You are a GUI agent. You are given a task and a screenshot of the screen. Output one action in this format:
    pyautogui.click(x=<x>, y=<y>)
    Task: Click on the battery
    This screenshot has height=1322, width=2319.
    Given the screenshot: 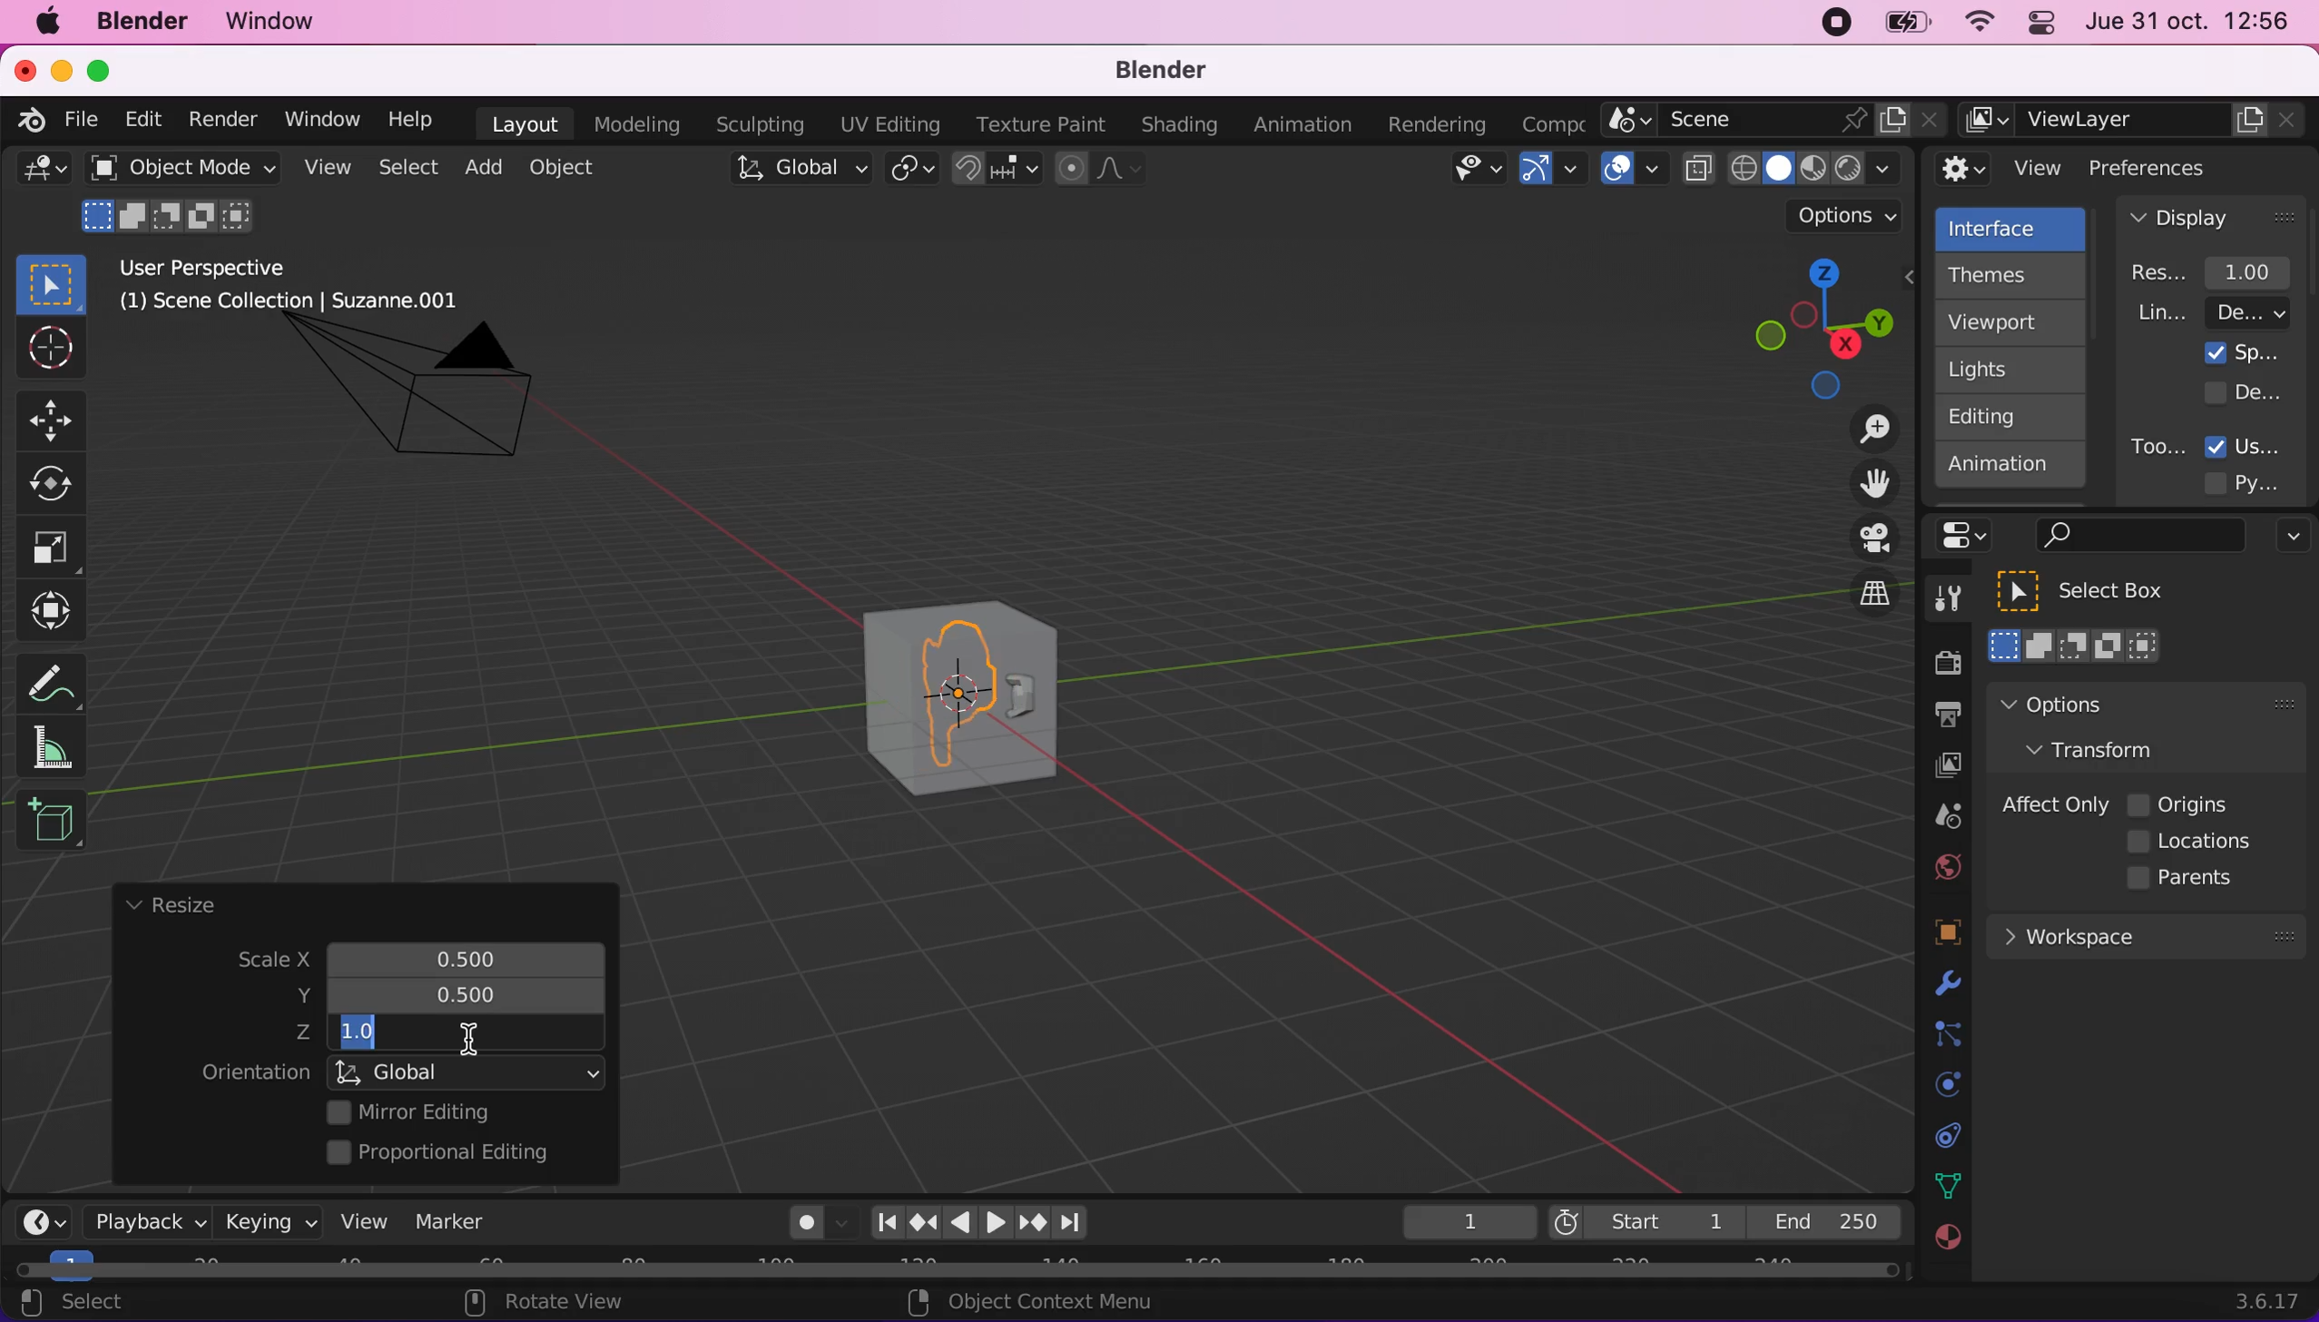 What is the action you would take?
    pyautogui.click(x=1901, y=27)
    